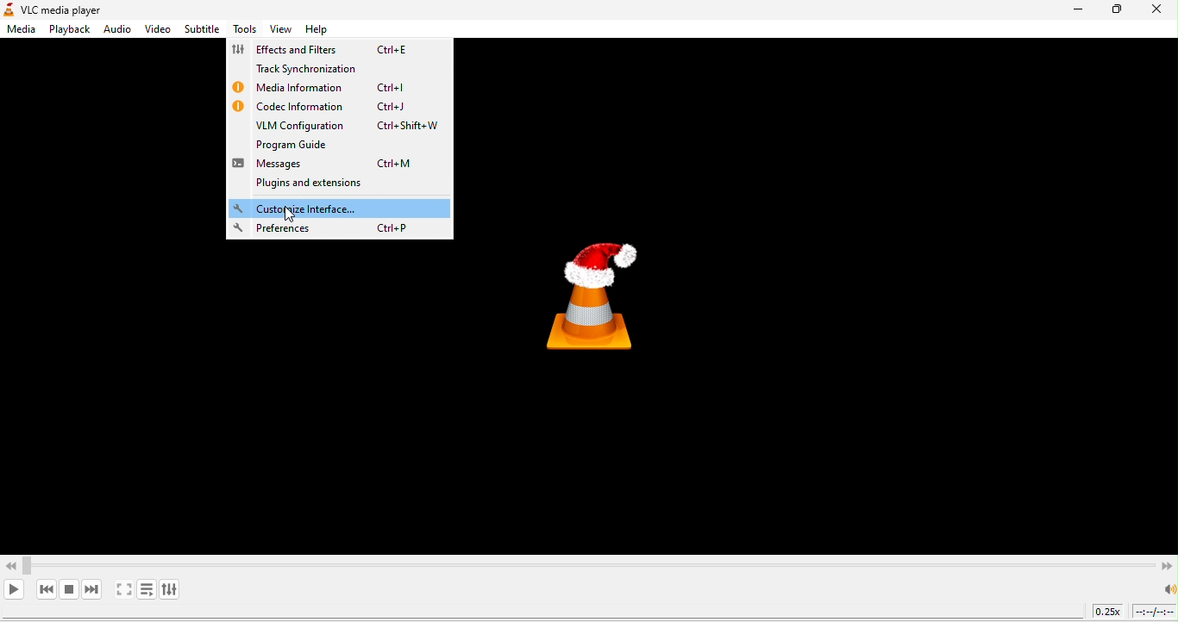 This screenshot has height=622, width=1178. What do you see at coordinates (1108, 613) in the screenshot?
I see `playback speed` at bounding box center [1108, 613].